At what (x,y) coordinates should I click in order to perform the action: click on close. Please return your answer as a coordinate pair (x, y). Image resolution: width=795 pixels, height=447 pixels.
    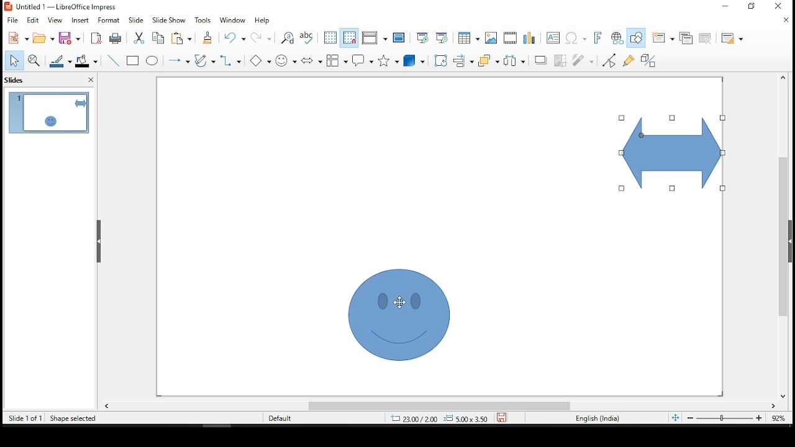
    Looking at the image, I should click on (786, 22).